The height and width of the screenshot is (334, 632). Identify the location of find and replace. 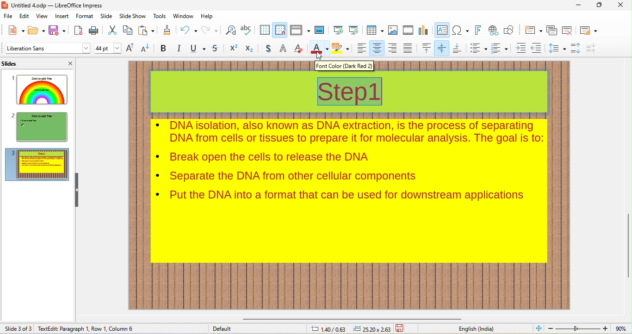
(231, 30).